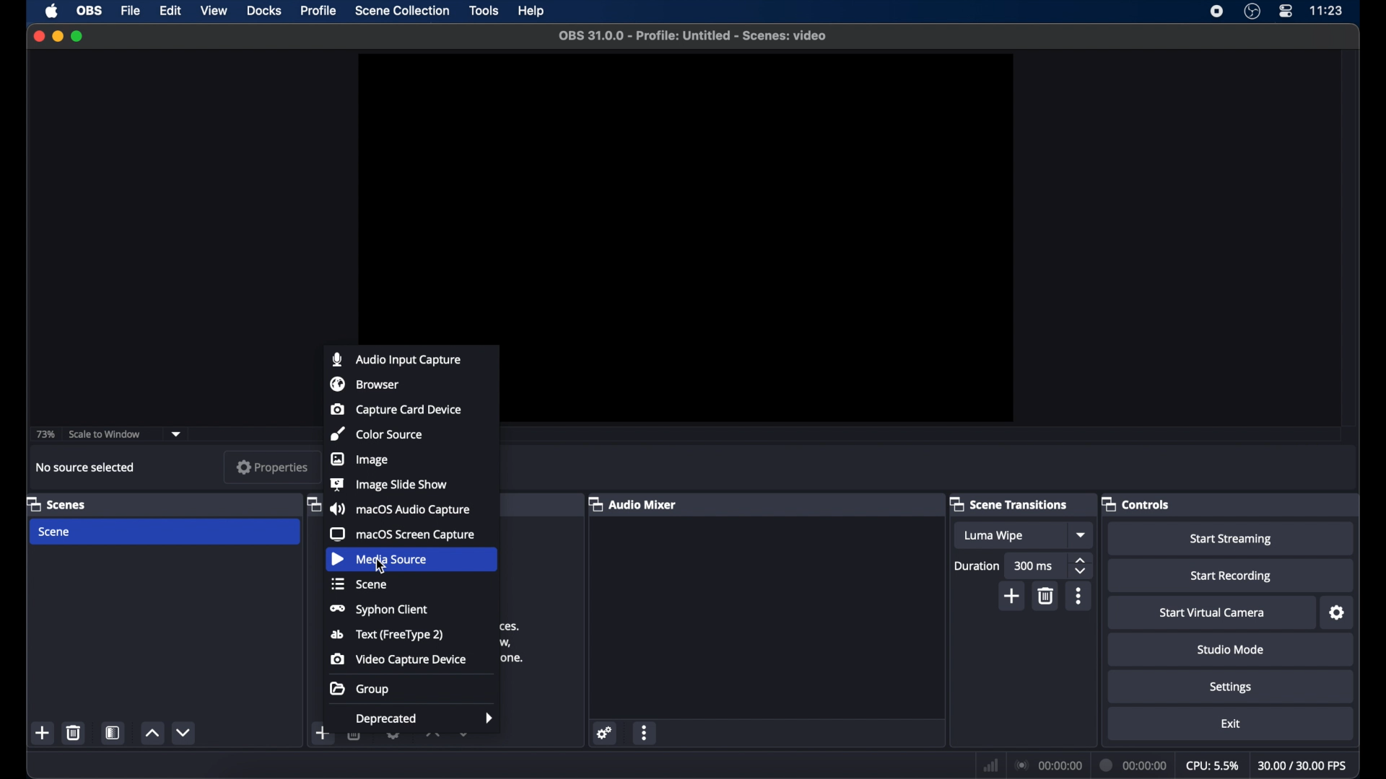 Image resolution: width=1386 pixels, height=779 pixels. I want to click on add, so click(1013, 597).